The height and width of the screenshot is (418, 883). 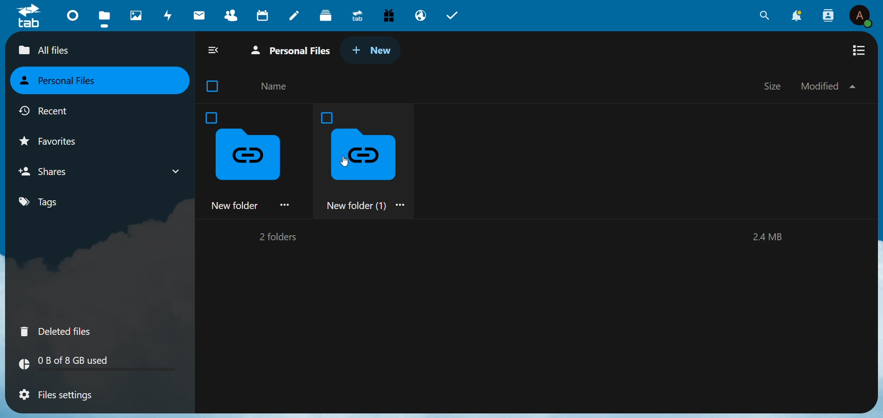 I want to click on shares, so click(x=52, y=172).